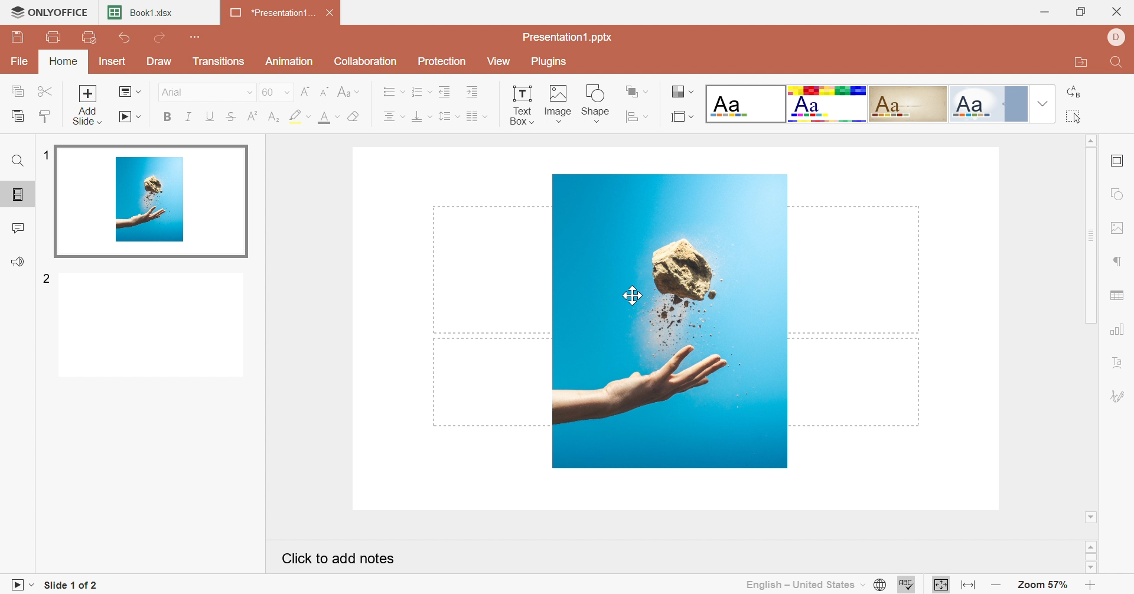 This screenshot has height=594, width=1134. What do you see at coordinates (477, 115) in the screenshot?
I see `Insert columns` at bounding box center [477, 115].